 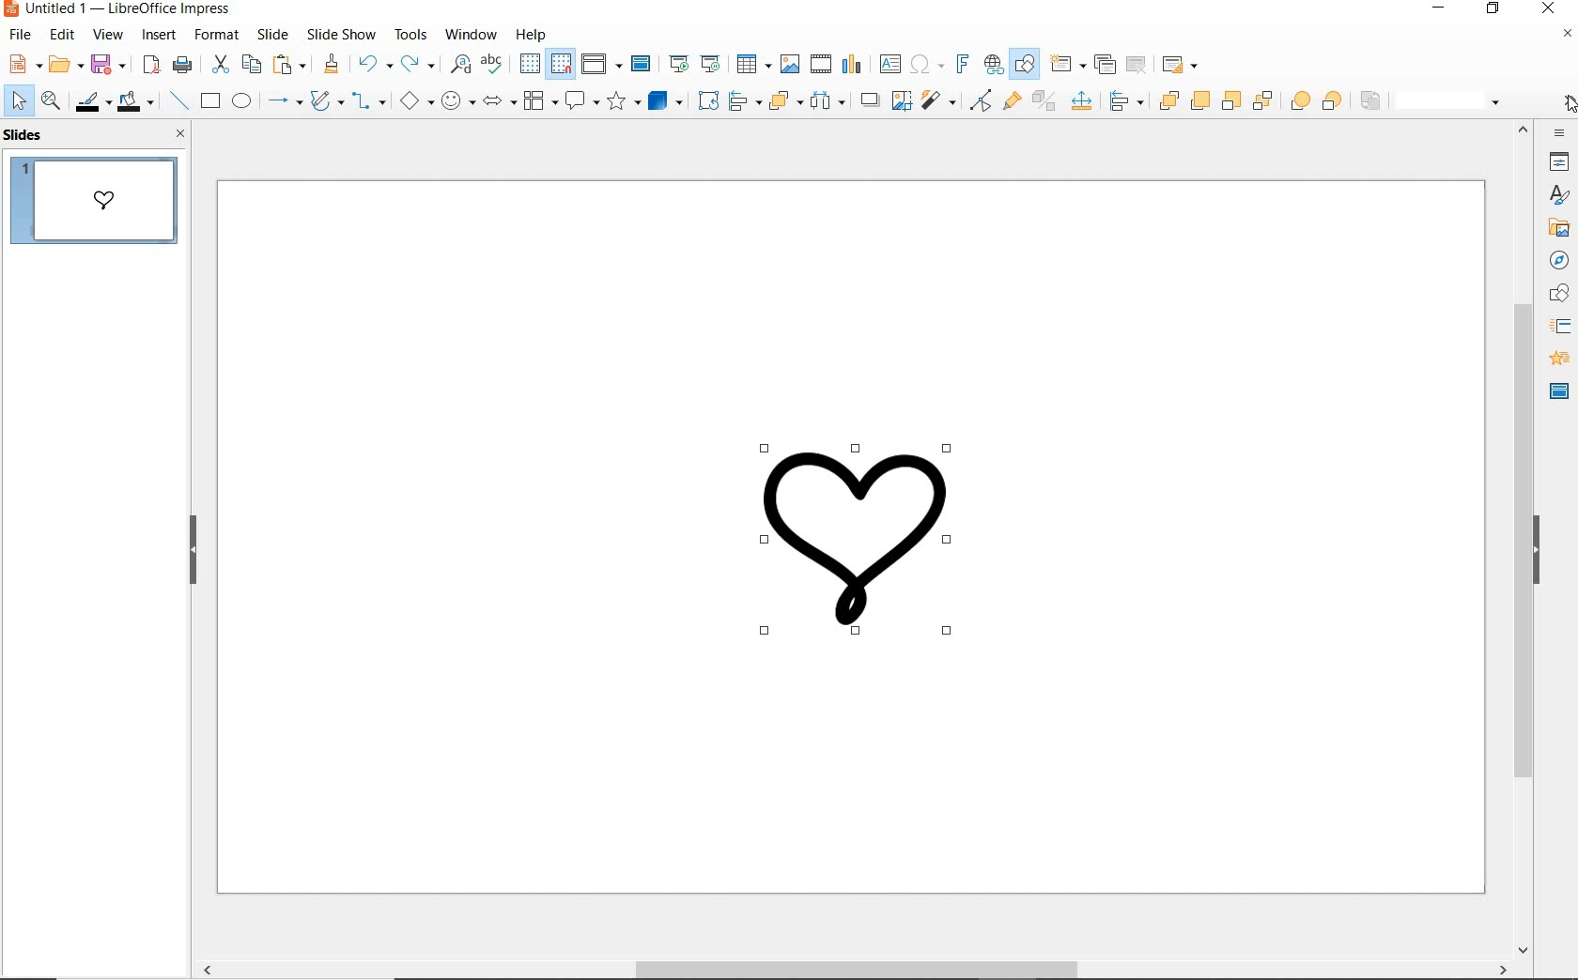 I want to click on open, so click(x=64, y=62).